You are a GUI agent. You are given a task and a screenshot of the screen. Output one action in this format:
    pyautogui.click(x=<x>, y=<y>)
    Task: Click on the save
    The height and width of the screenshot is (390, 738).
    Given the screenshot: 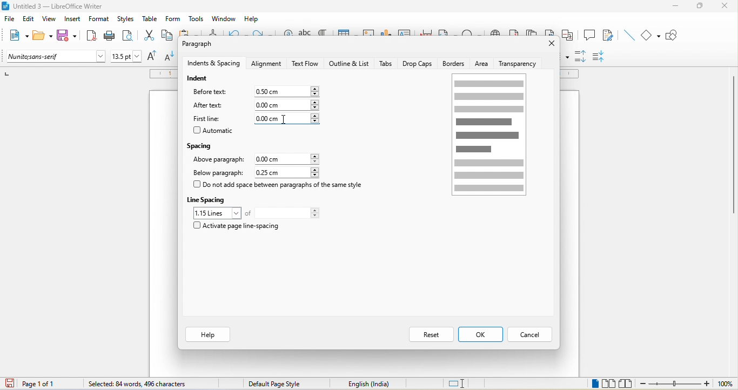 What is the action you would take?
    pyautogui.click(x=68, y=36)
    